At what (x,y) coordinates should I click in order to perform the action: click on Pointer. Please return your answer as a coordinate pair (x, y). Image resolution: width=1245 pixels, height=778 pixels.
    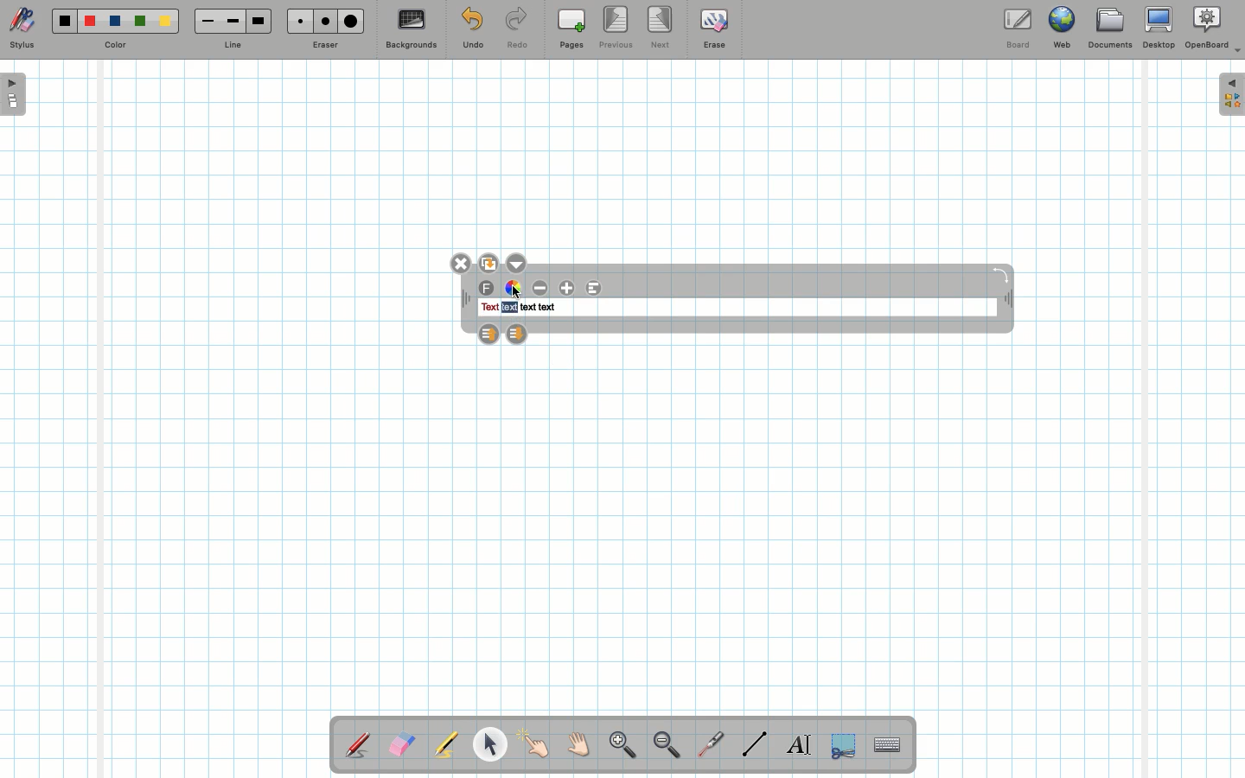
    Looking at the image, I should click on (534, 744).